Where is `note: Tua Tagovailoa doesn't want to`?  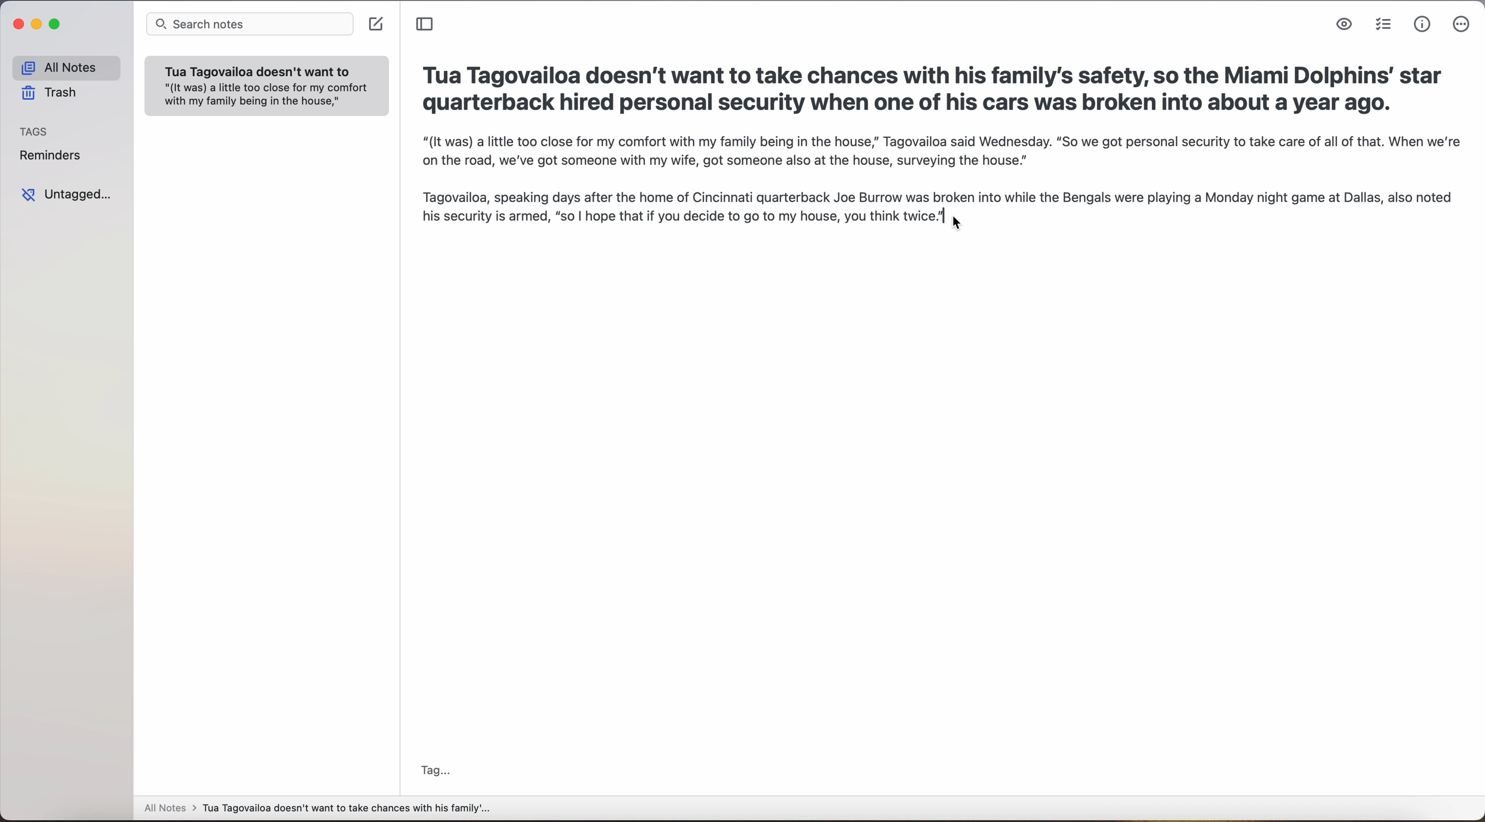
note: Tua Tagovailoa doesn't want to is located at coordinates (266, 86).